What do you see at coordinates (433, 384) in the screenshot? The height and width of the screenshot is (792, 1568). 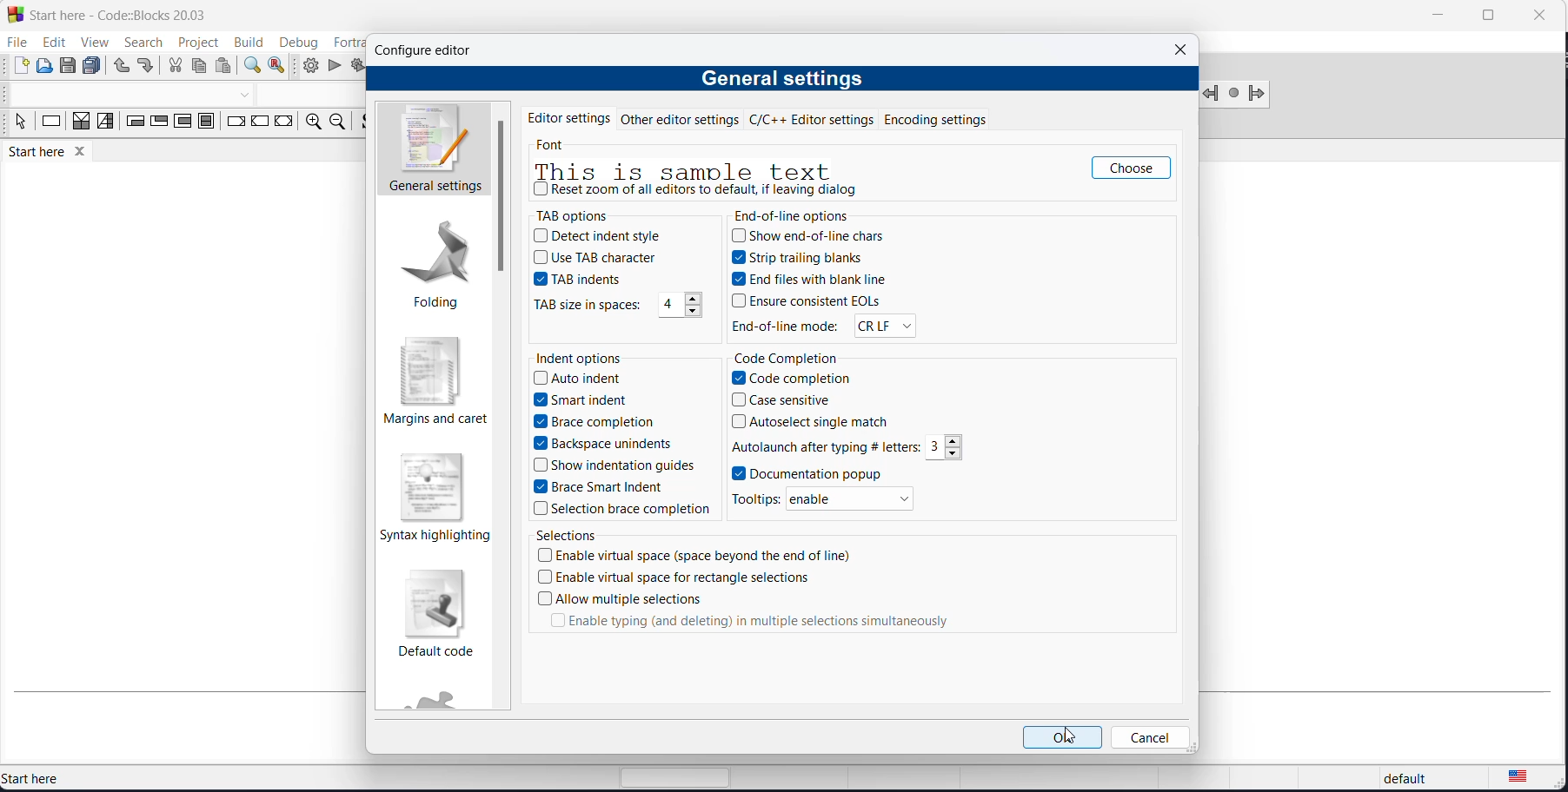 I see `margins and caret` at bounding box center [433, 384].